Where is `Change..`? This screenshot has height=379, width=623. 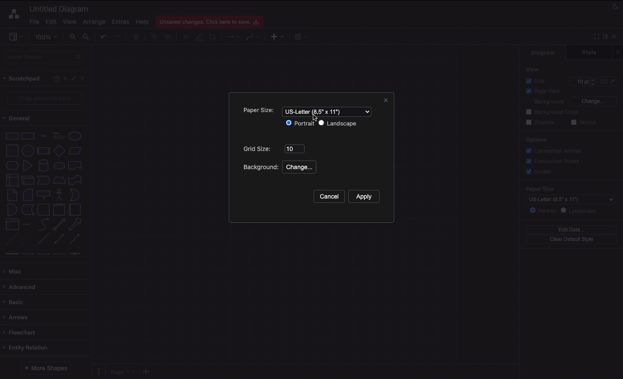
Change.. is located at coordinates (298, 167).